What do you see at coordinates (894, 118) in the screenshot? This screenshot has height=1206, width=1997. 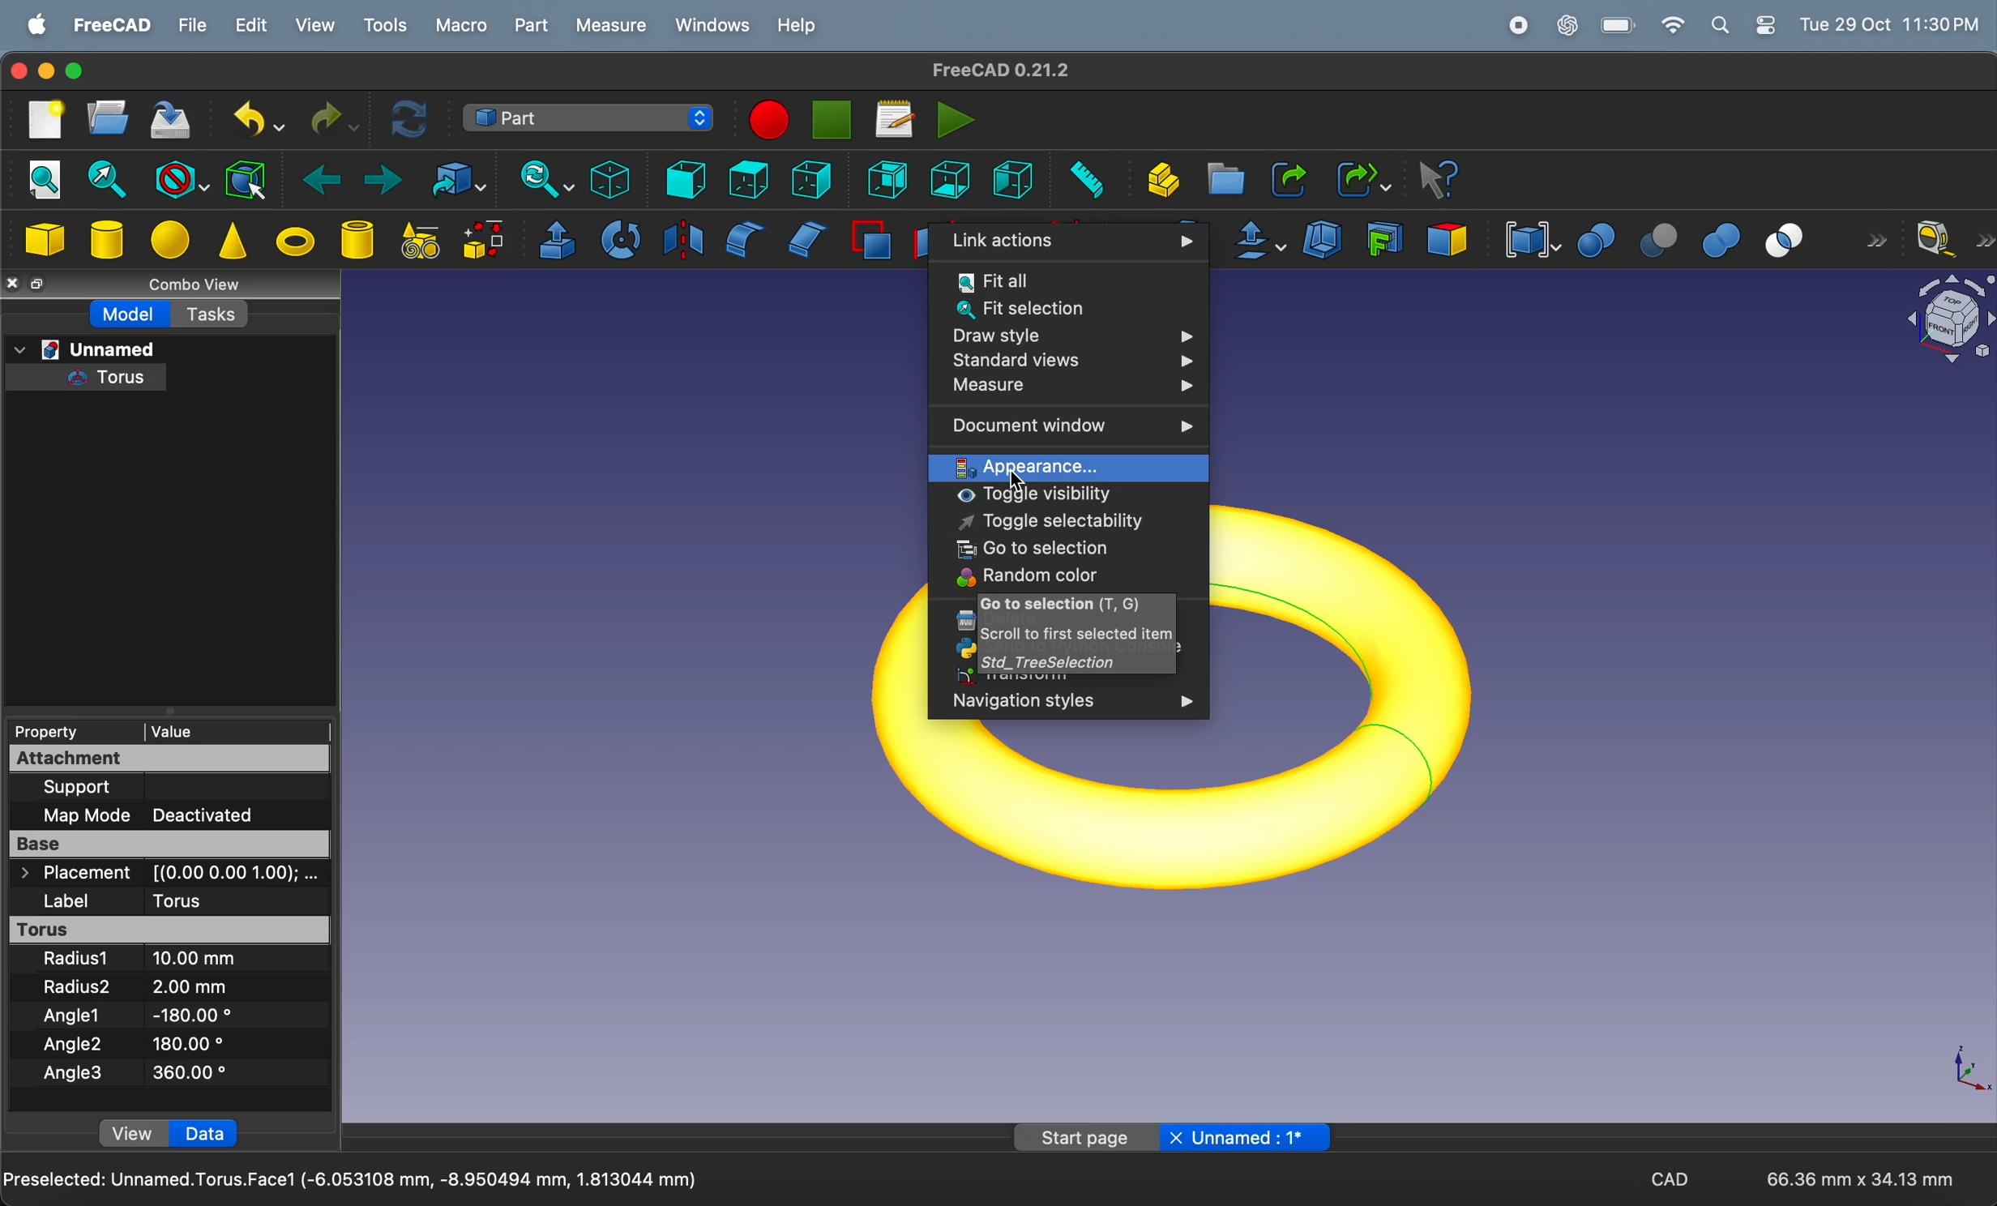 I see `marcos` at bounding box center [894, 118].